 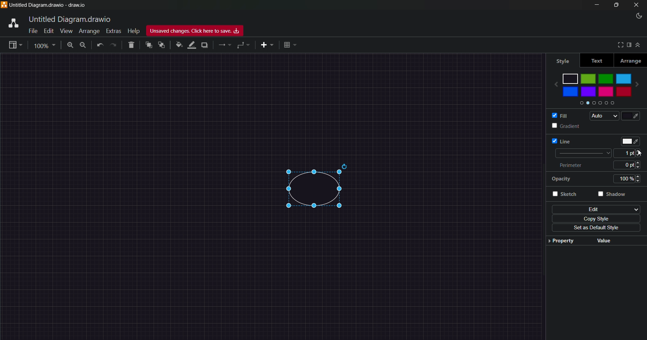 What do you see at coordinates (66, 31) in the screenshot?
I see `view` at bounding box center [66, 31].